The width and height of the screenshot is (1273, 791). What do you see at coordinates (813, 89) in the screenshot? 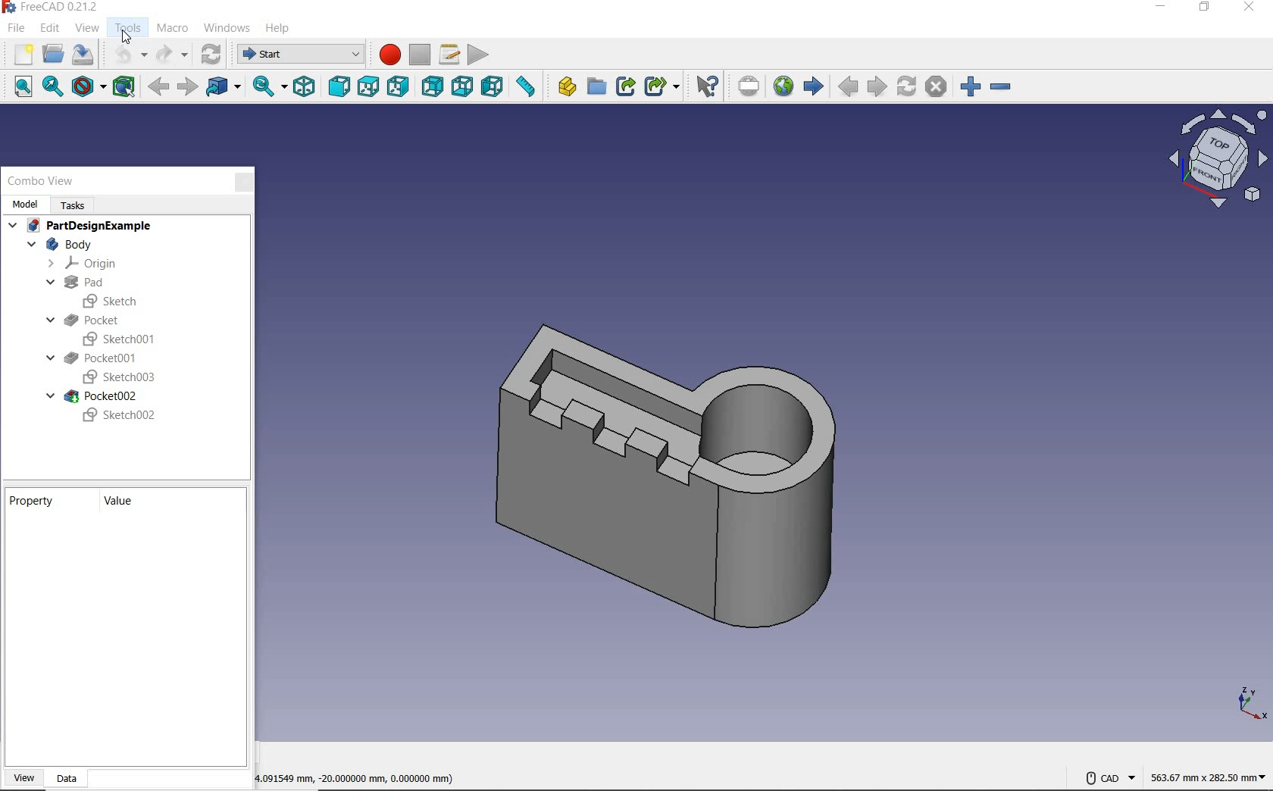
I see `Start page` at bounding box center [813, 89].